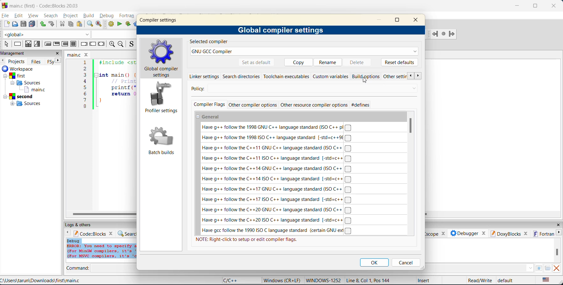 The image size is (563, 285). I want to click on counting loop, so click(65, 45).